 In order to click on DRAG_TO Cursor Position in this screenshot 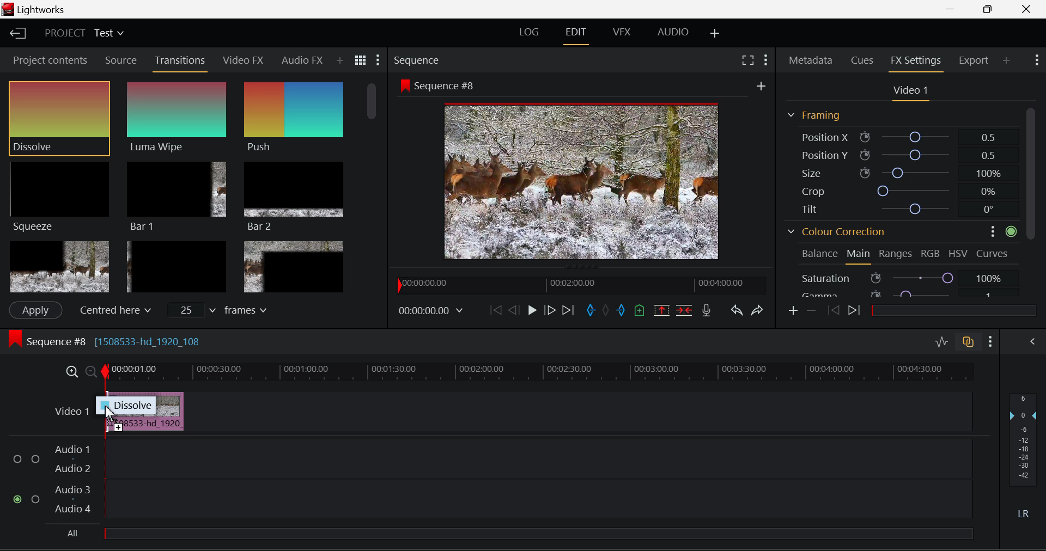, I will do `click(111, 418)`.